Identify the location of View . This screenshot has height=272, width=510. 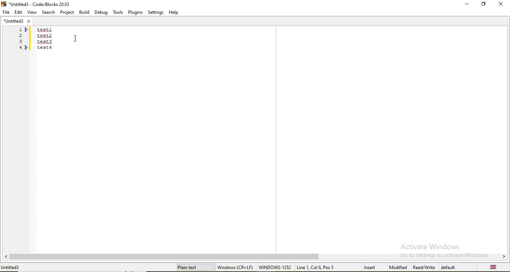
(31, 12).